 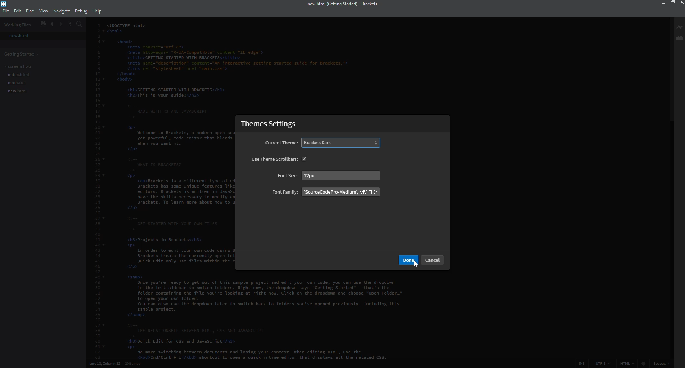 What do you see at coordinates (288, 175) in the screenshot?
I see `font size` at bounding box center [288, 175].